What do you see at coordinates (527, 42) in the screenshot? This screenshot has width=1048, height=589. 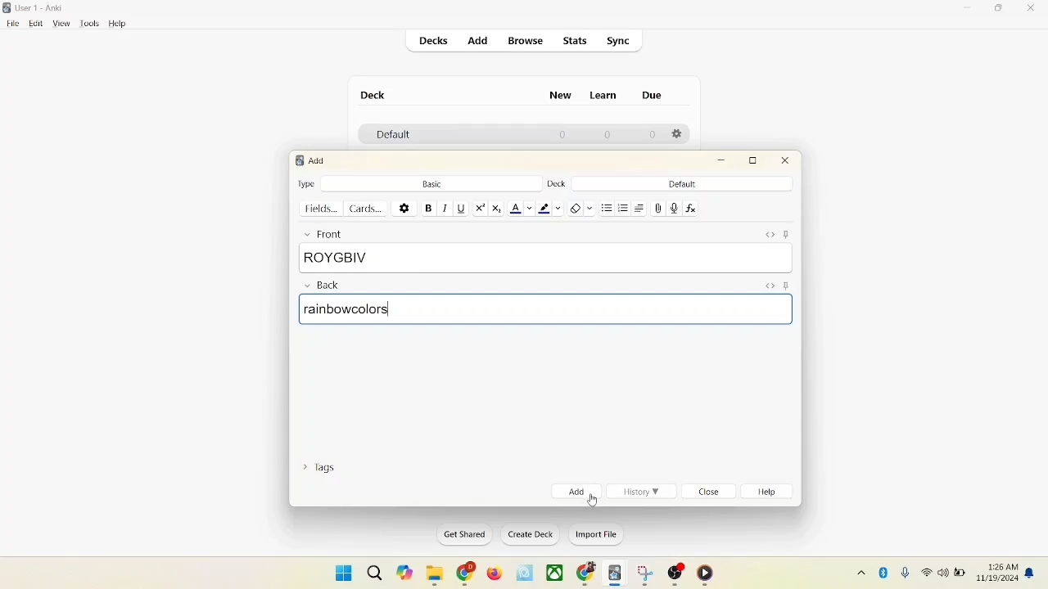 I see `browse` at bounding box center [527, 42].